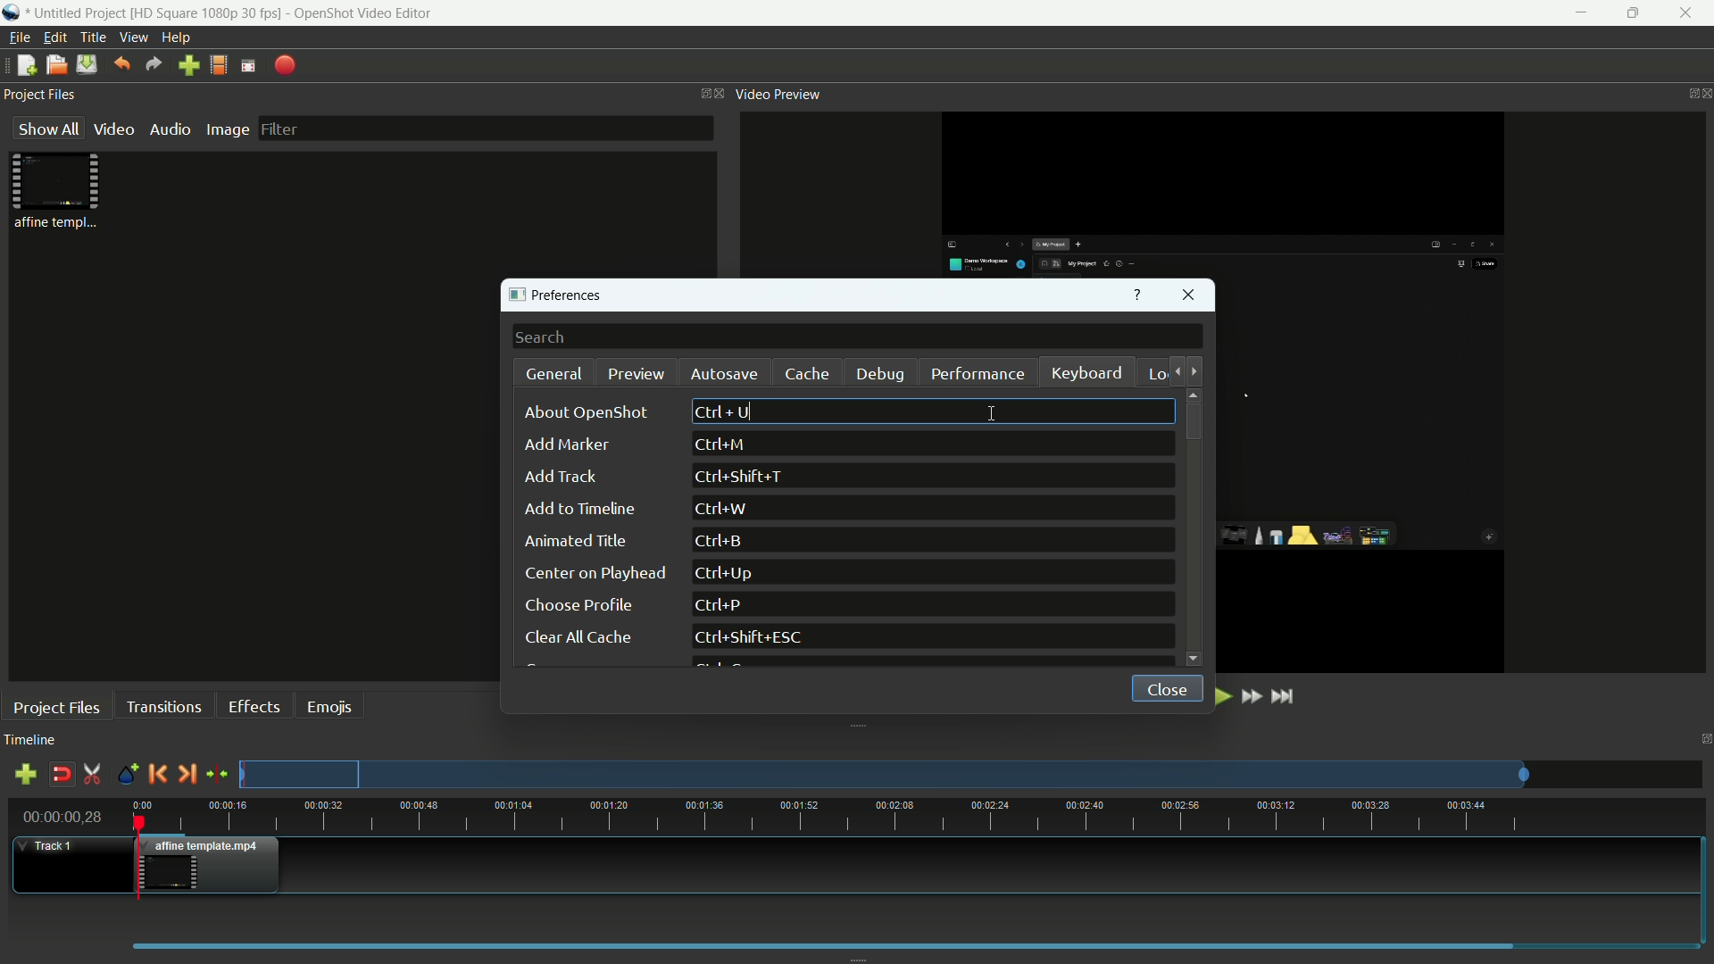 The height and width of the screenshot is (964, 1714). What do you see at coordinates (721, 445) in the screenshot?
I see `keyboard shortcut` at bounding box center [721, 445].